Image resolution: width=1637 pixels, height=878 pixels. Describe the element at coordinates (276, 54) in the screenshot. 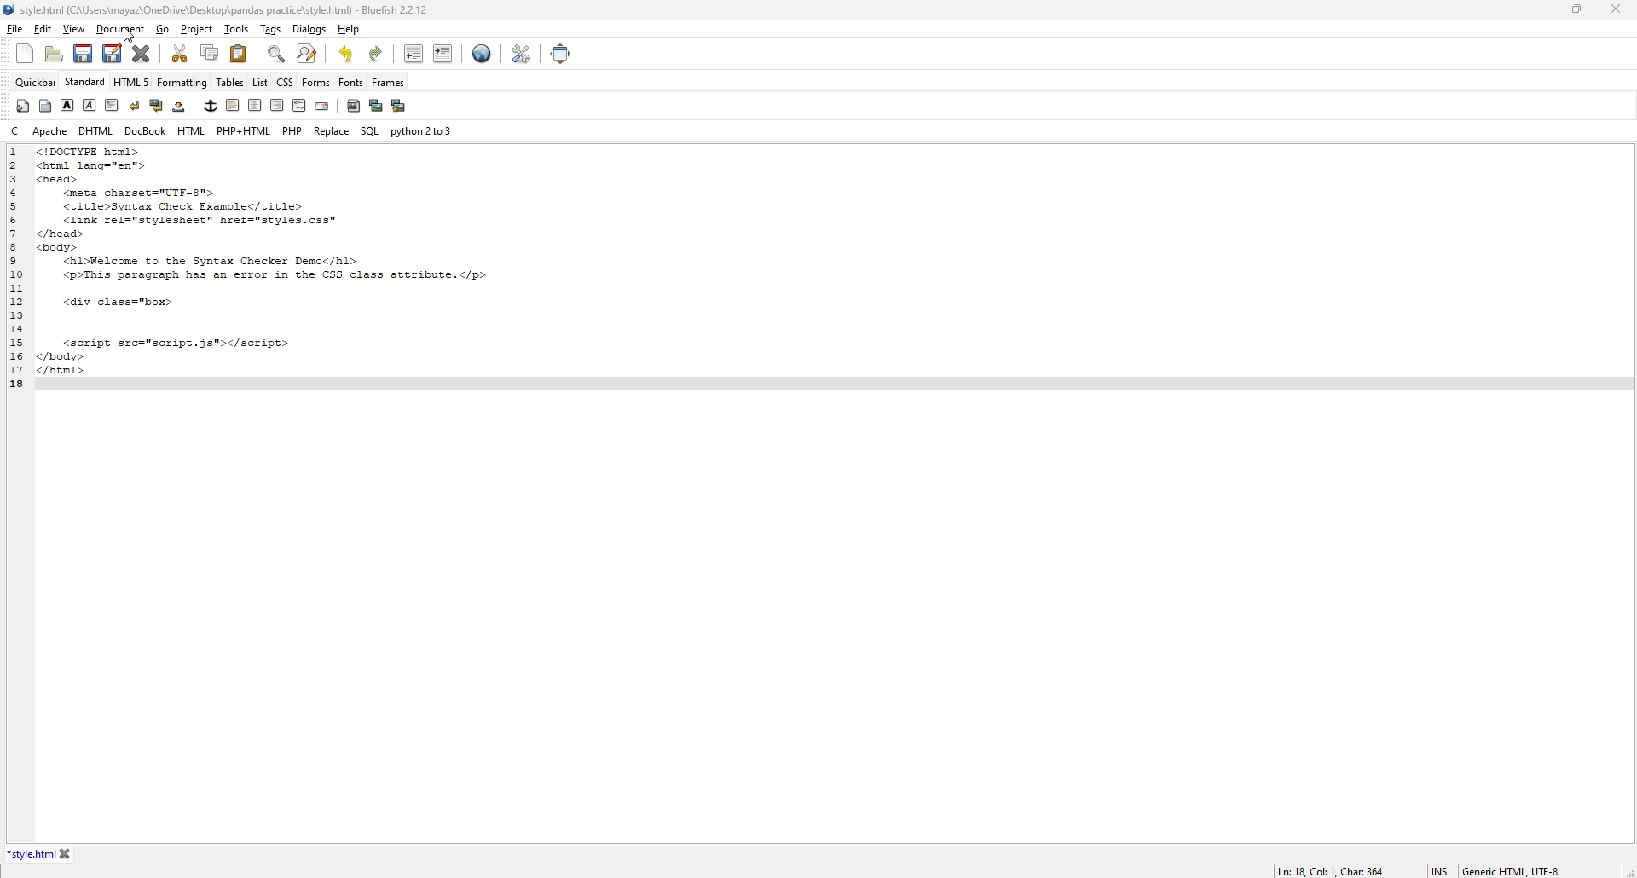

I see `find bar` at that location.